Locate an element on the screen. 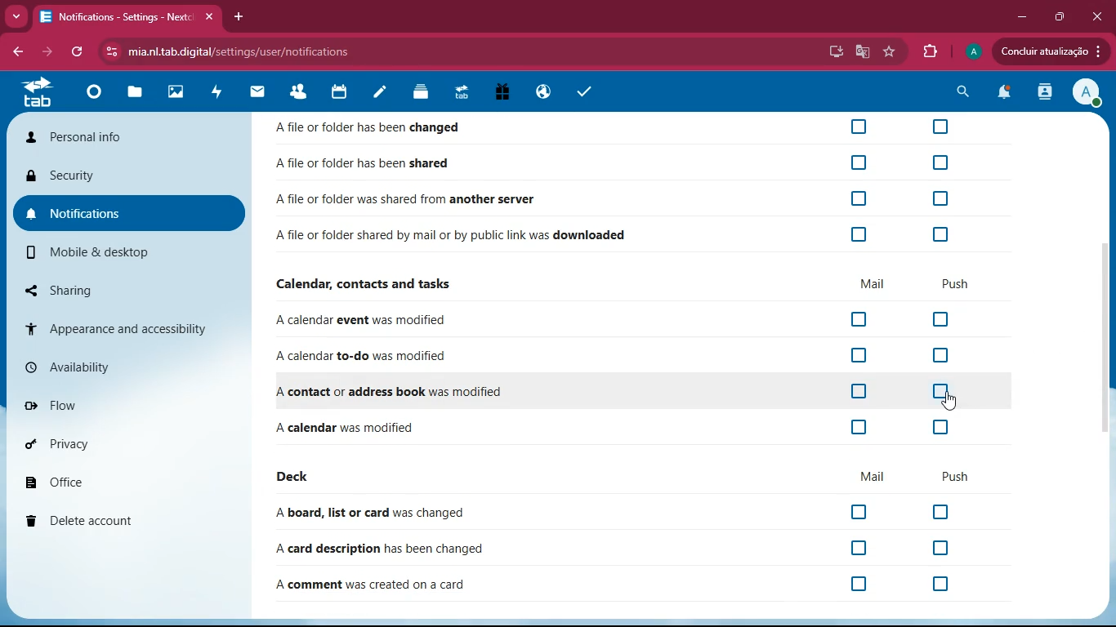 The width and height of the screenshot is (1116, 627). favourite is located at coordinates (889, 51).